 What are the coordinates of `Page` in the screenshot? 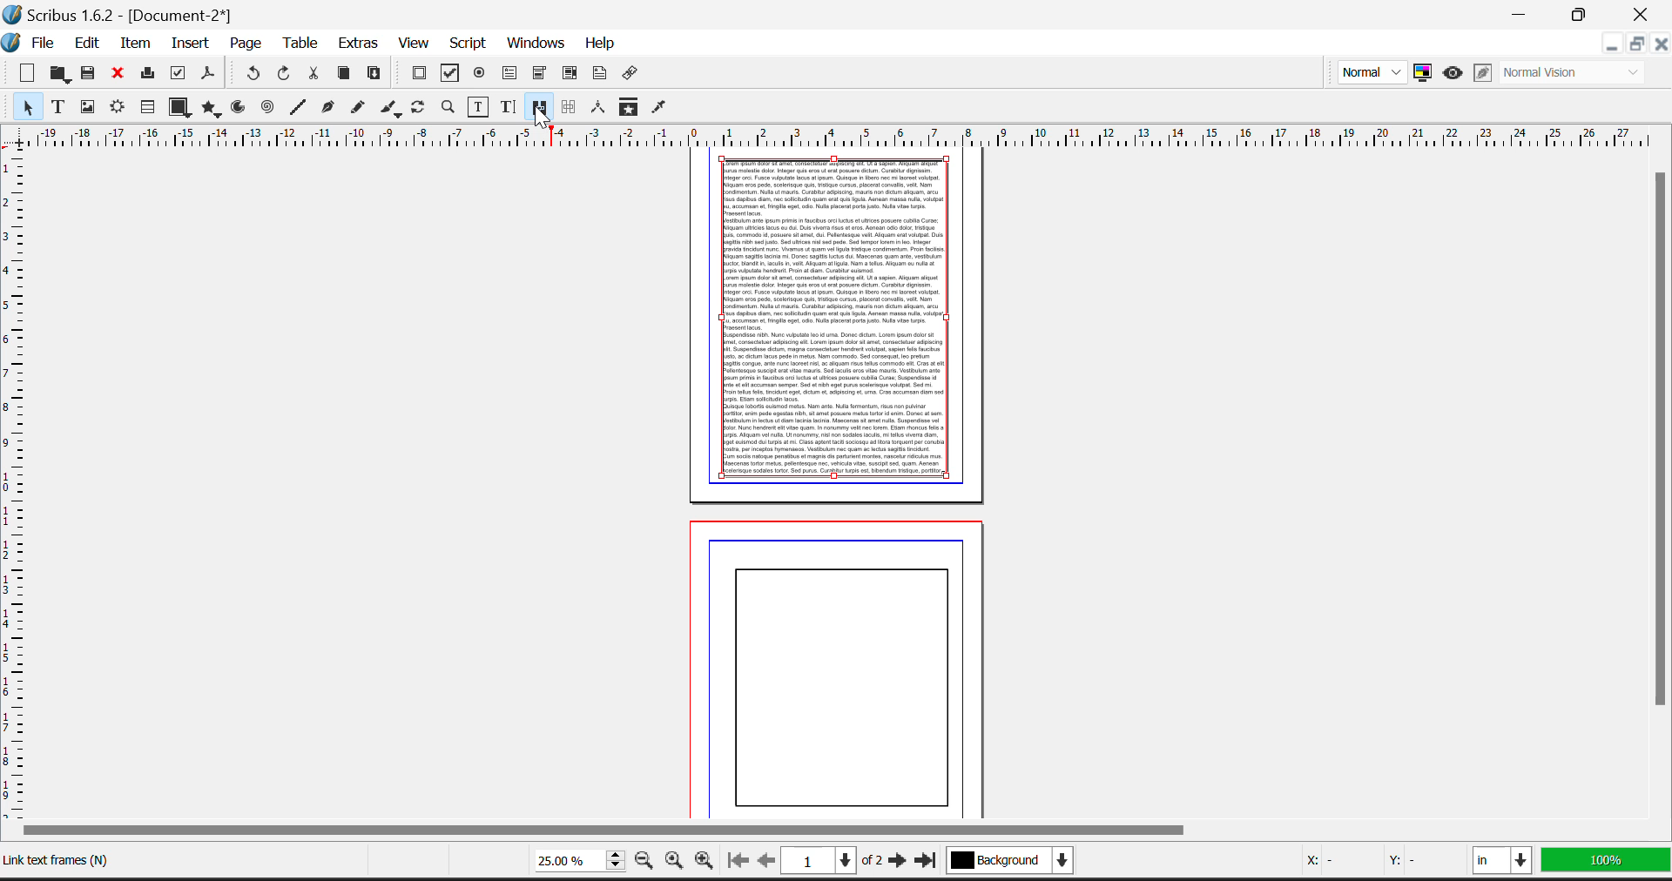 It's located at (246, 44).